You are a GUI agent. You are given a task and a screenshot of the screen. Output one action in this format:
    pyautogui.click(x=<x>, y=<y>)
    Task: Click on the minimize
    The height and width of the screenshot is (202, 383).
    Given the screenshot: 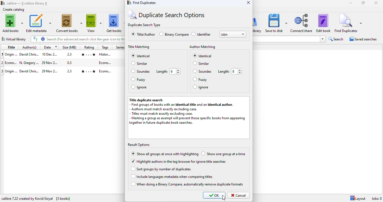 What is the action you would take?
    pyautogui.click(x=351, y=3)
    